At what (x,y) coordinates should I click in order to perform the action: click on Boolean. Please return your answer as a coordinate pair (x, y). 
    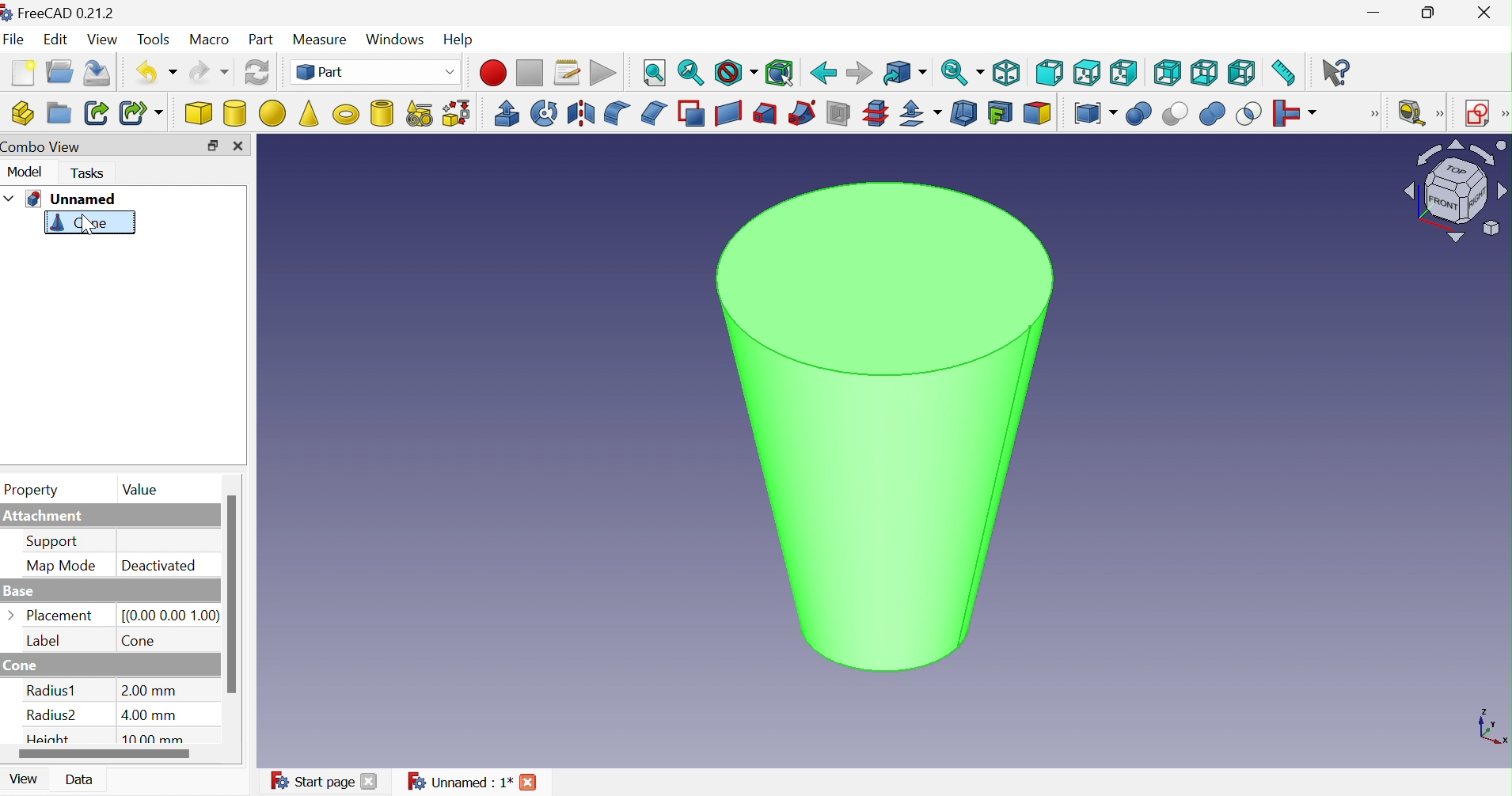
    Looking at the image, I should click on (1139, 116).